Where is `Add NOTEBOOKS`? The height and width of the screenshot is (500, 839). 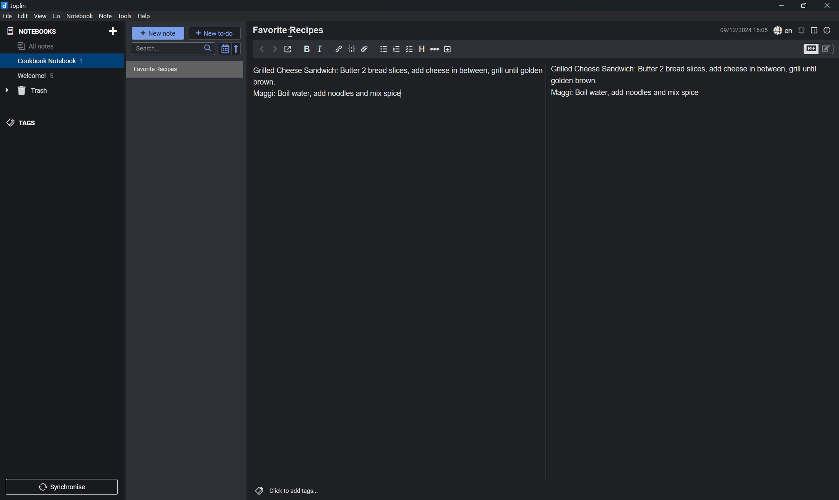 Add NOTEBOOKS is located at coordinates (113, 31).